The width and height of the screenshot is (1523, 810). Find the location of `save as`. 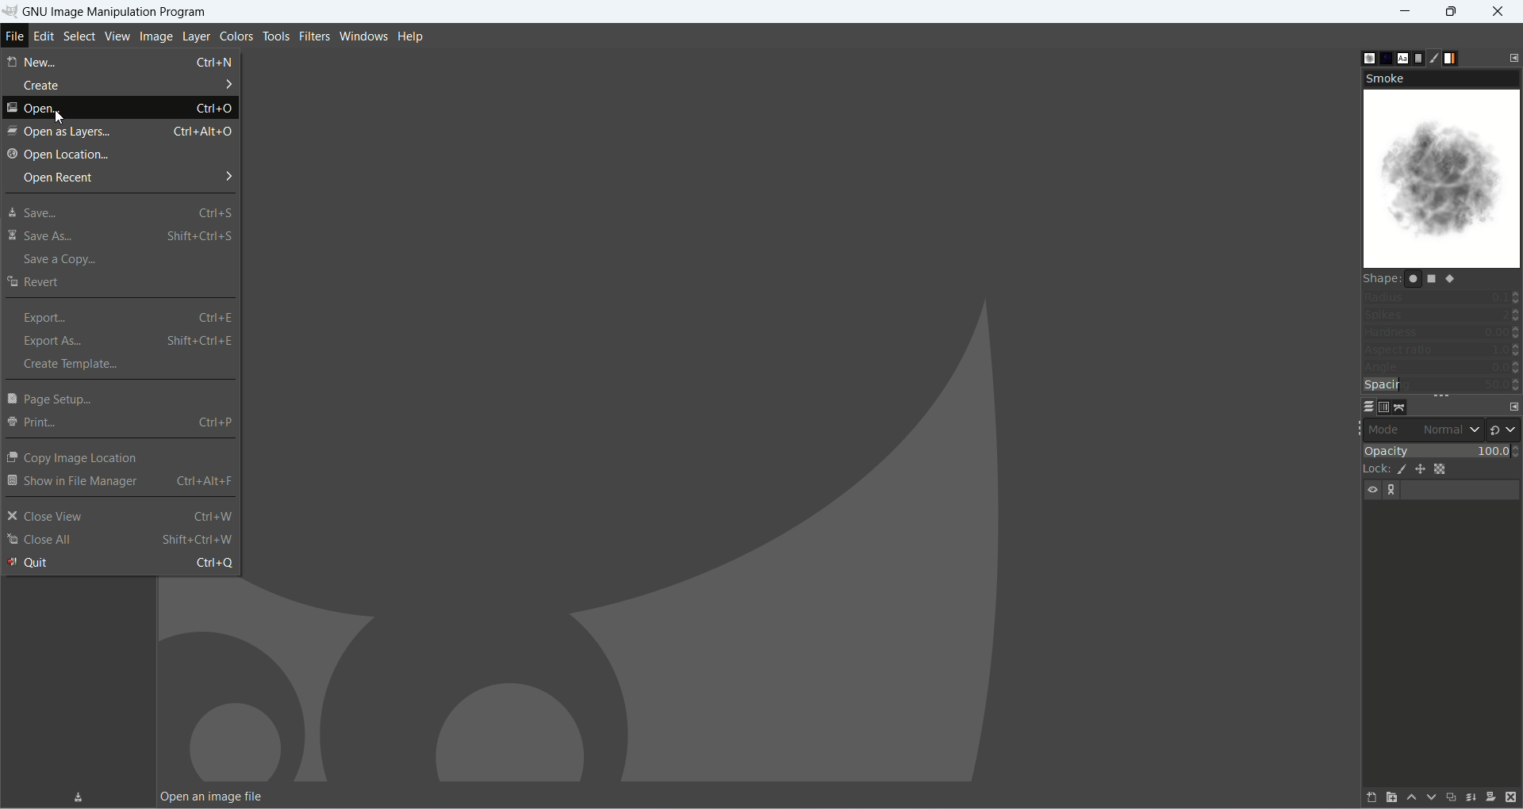

save as is located at coordinates (121, 237).